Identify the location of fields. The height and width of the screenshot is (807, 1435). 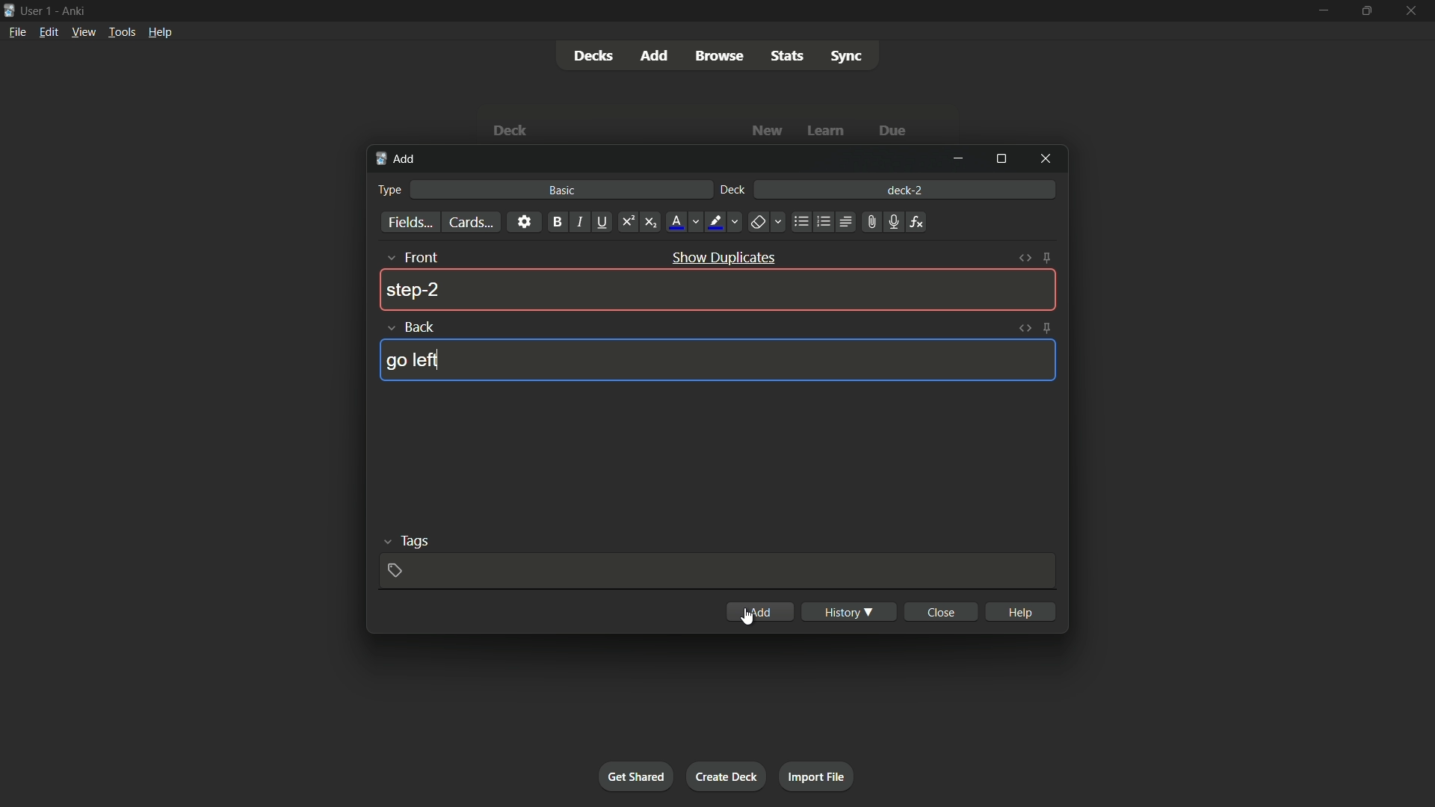
(411, 223).